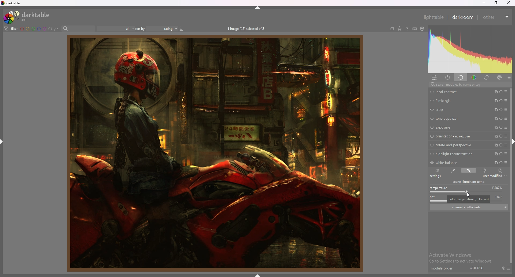  Describe the element at coordinates (483, 3) in the screenshot. I see `minimize` at that location.